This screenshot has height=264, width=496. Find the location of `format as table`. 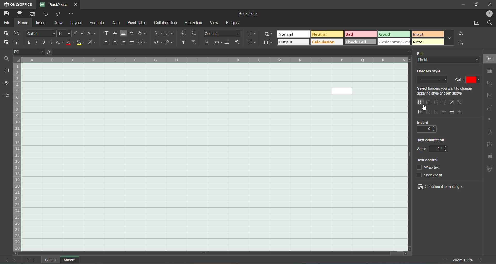

format as table is located at coordinates (268, 43).